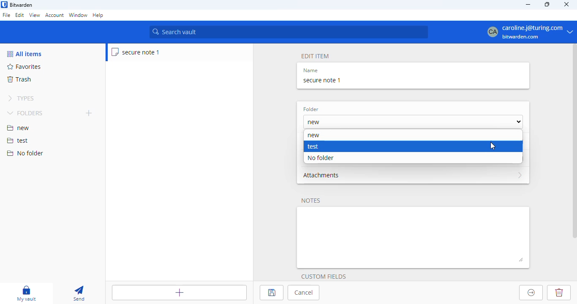 The height and width of the screenshot is (304, 577). What do you see at coordinates (413, 122) in the screenshot?
I see `new` at bounding box center [413, 122].